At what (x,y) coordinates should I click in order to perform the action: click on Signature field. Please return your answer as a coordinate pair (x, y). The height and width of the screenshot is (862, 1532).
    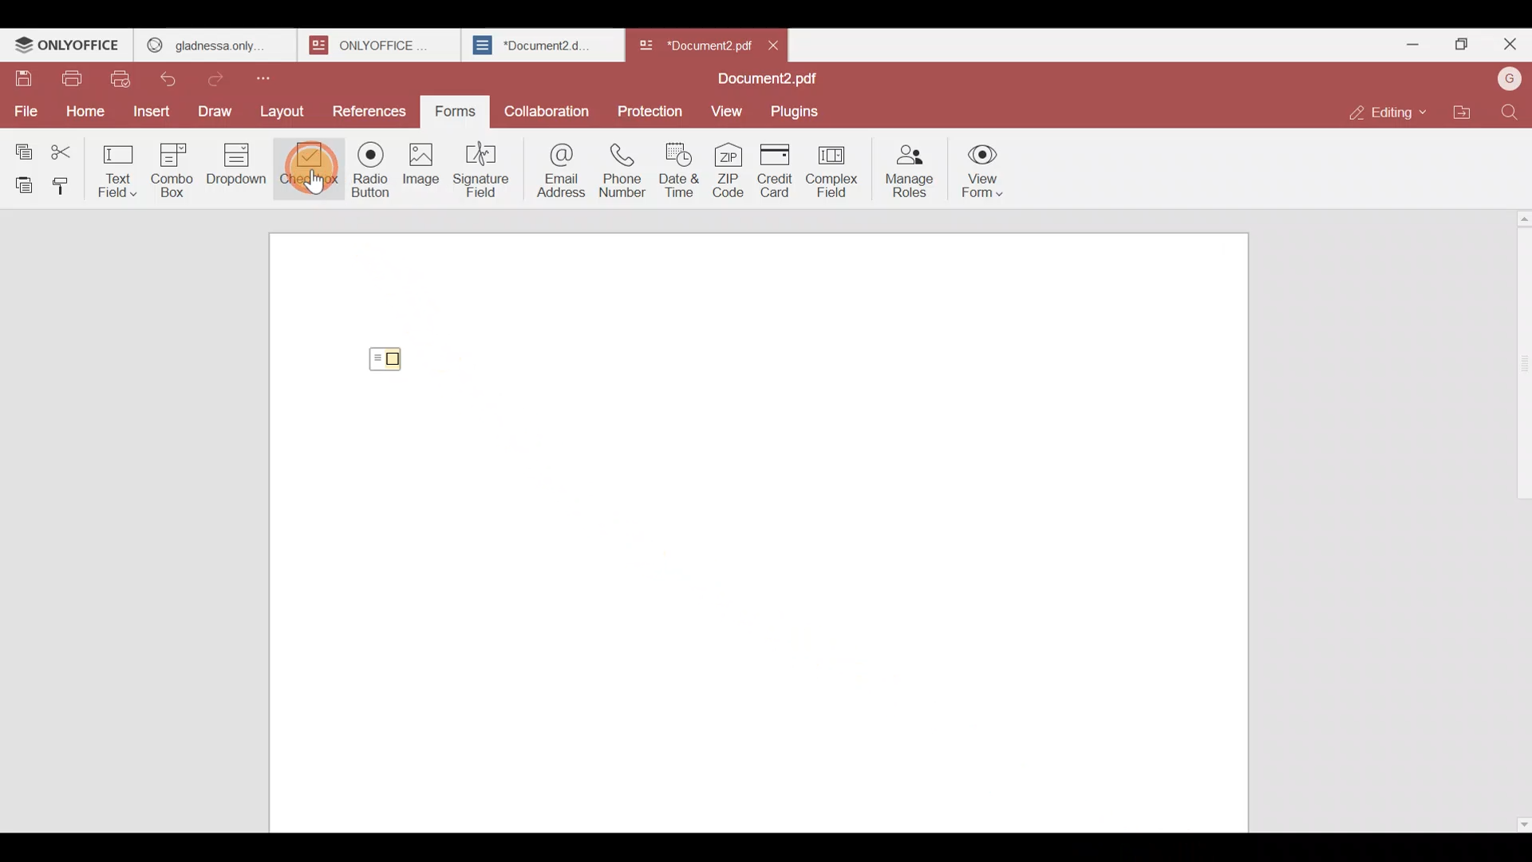
    Looking at the image, I should click on (486, 168).